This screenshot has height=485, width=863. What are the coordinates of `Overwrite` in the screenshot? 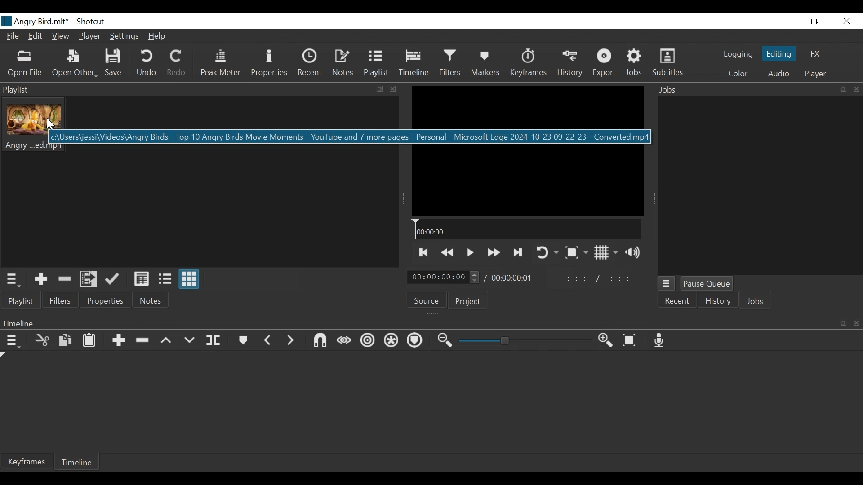 It's located at (188, 341).